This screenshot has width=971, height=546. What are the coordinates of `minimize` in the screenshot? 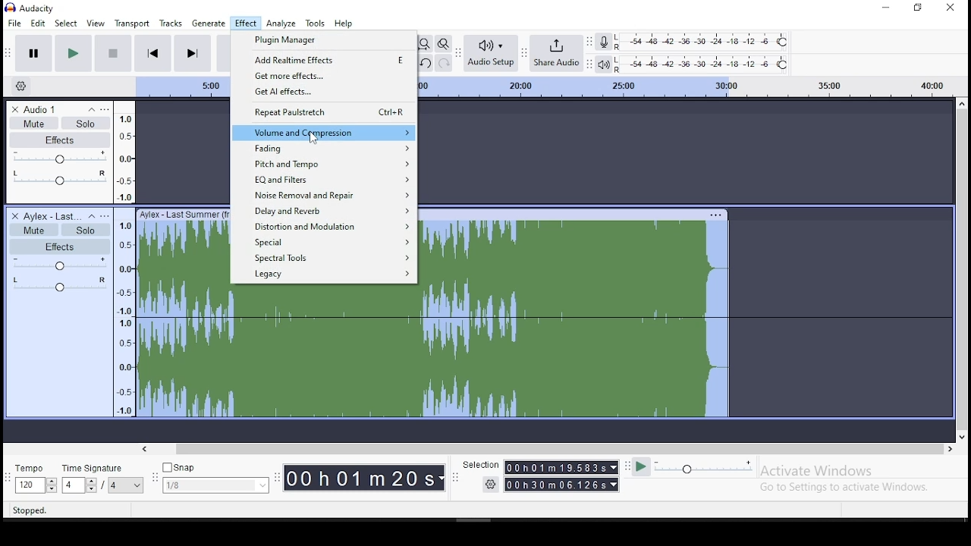 It's located at (884, 8).